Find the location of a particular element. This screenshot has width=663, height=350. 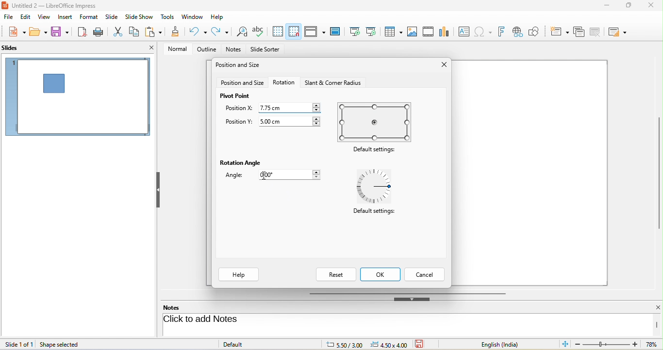

slides is located at coordinates (15, 48).